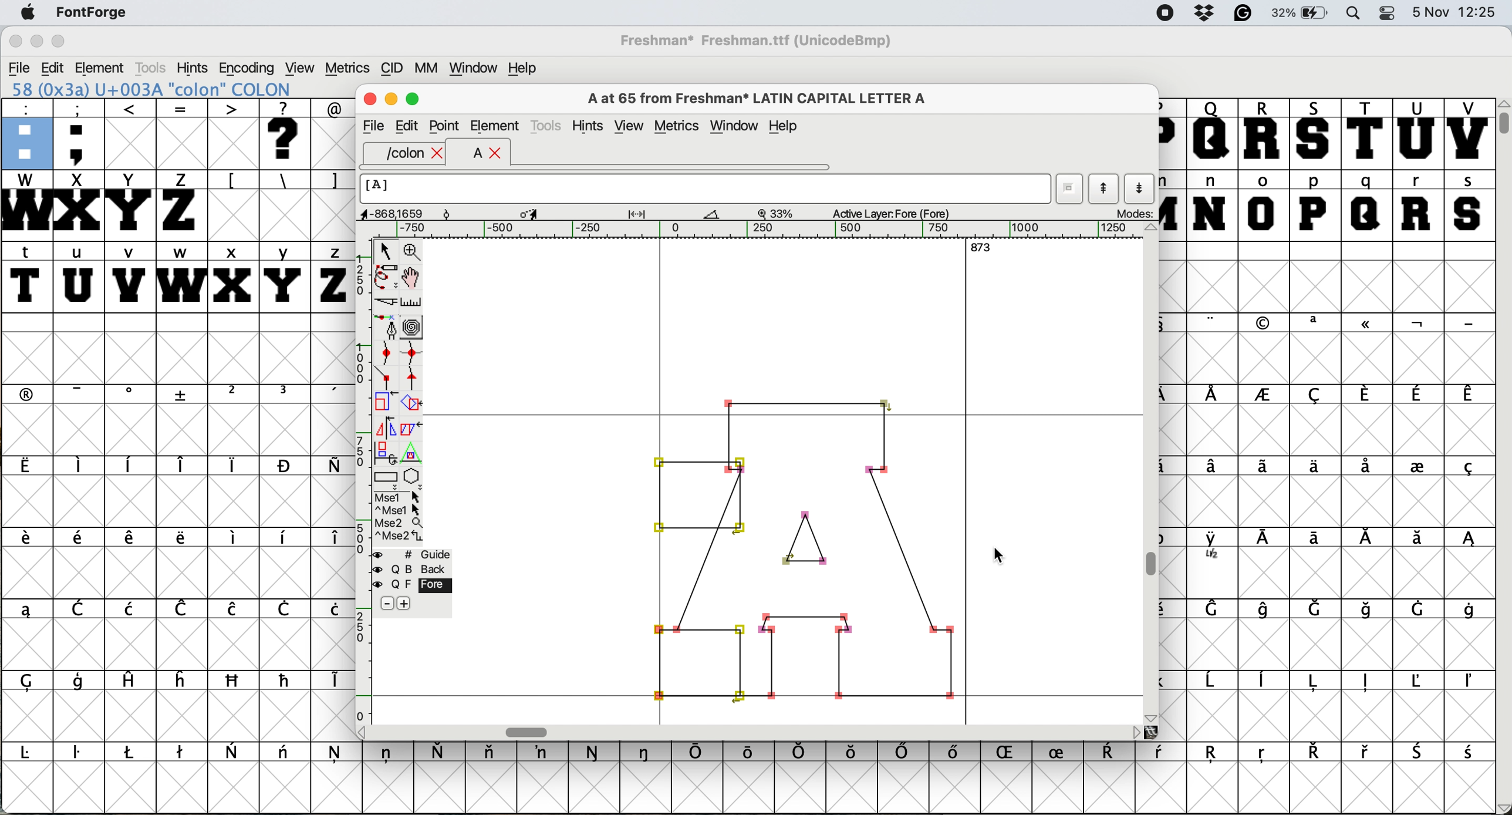  Describe the element at coordinates (1214, 547) in the screenshot. I see `symbol` at that location.